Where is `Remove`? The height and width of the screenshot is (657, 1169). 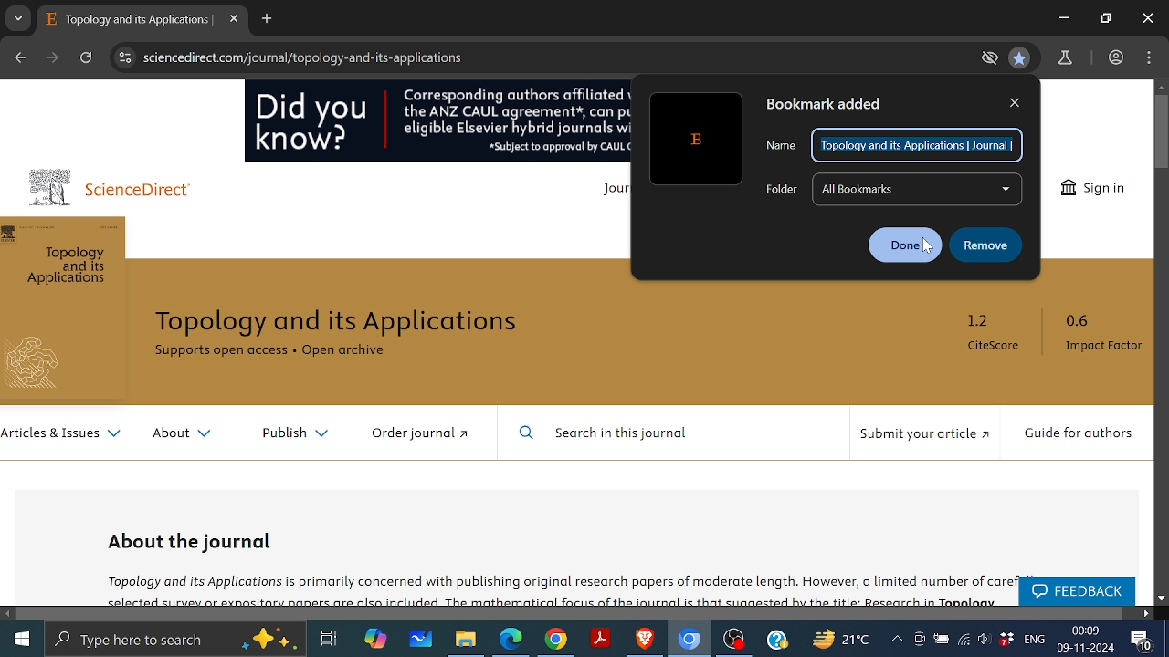
Remove is located at coordinates (985, 245).